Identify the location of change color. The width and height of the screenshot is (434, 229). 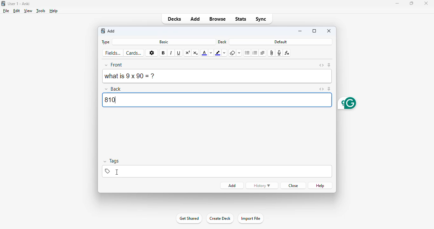
(225, 53).